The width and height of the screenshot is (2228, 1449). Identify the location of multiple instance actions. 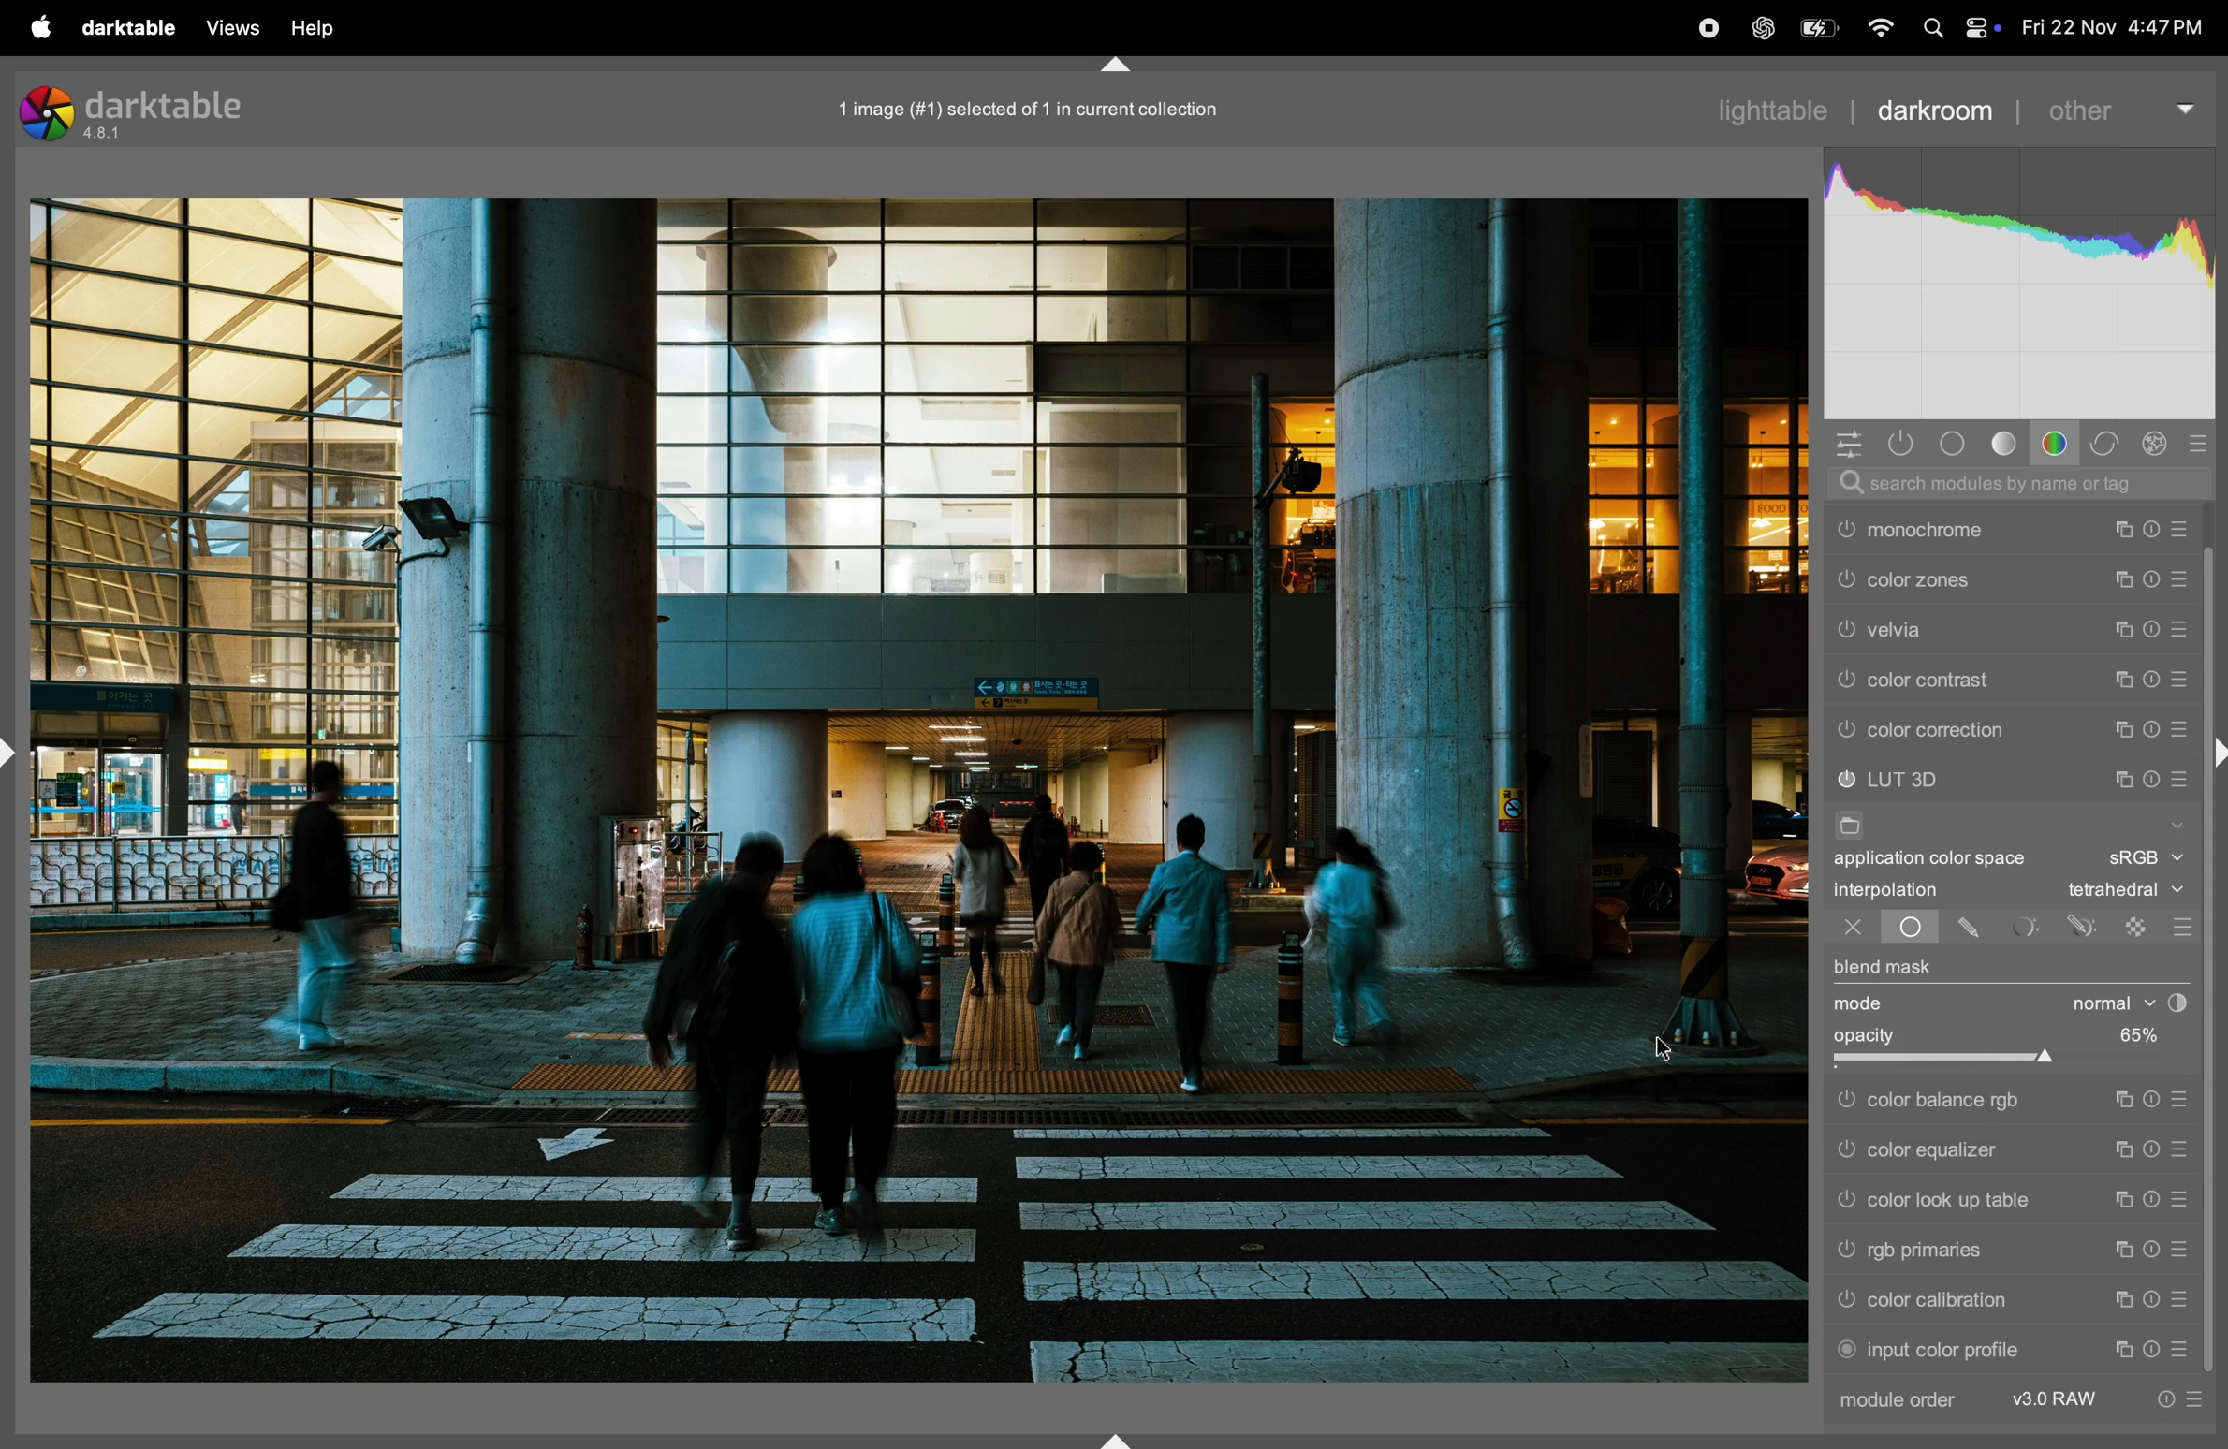
(2123, 1250).